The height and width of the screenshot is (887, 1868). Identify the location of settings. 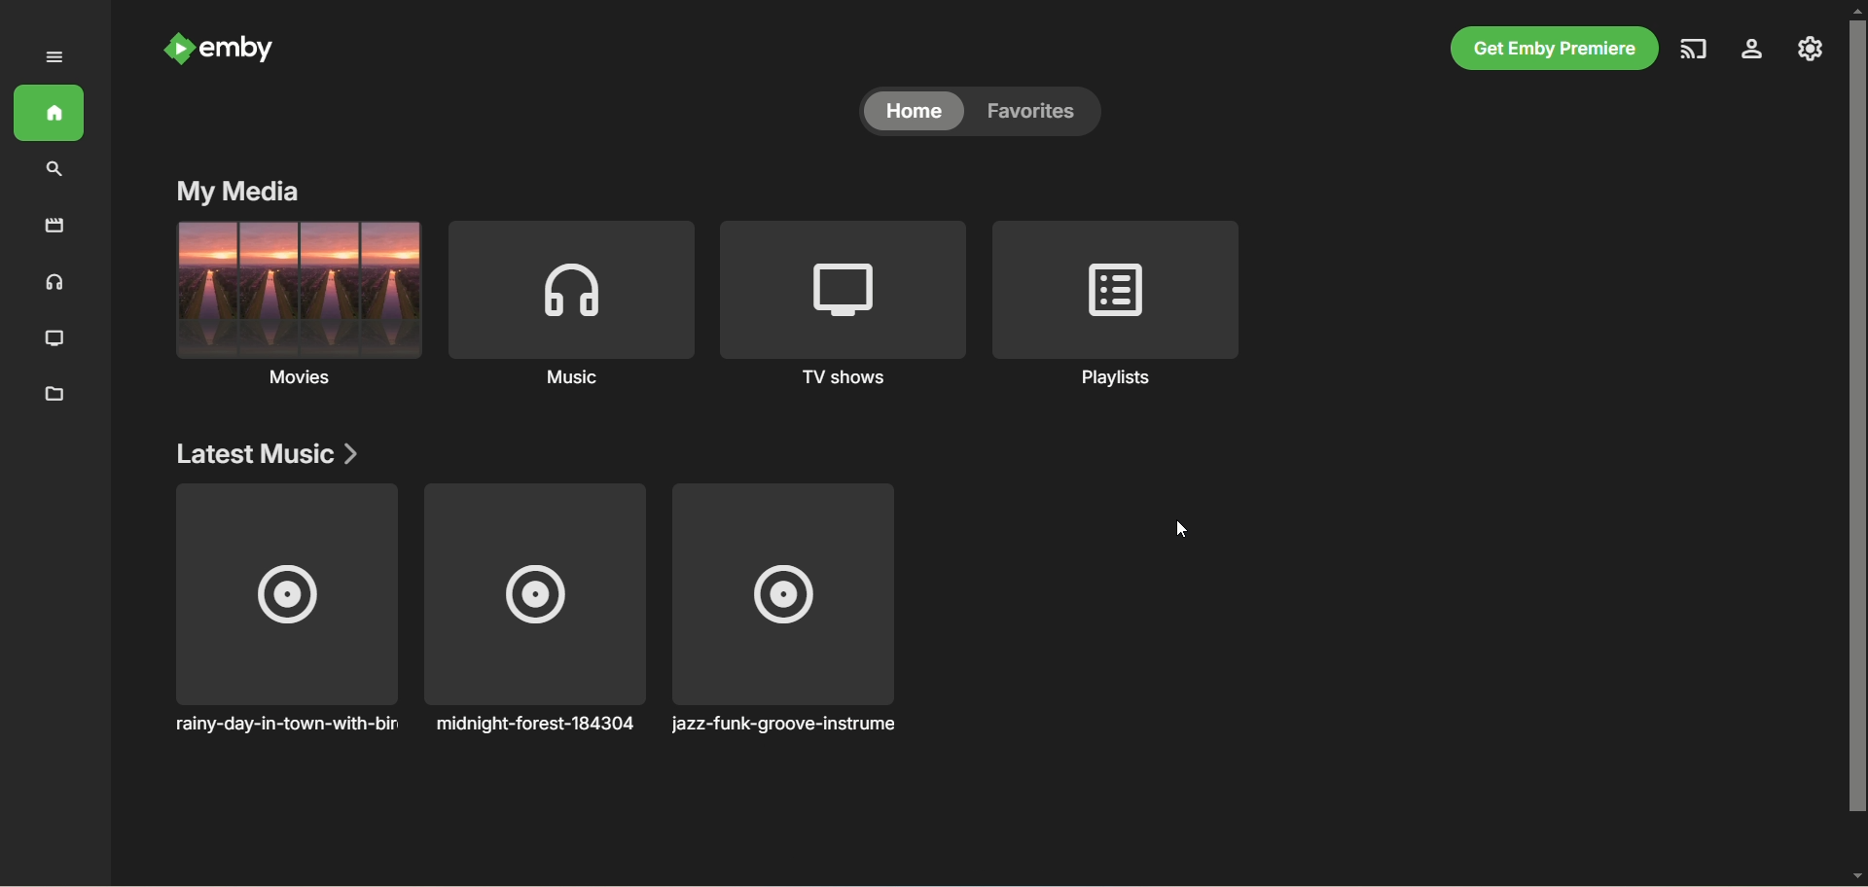
(1752, 50).